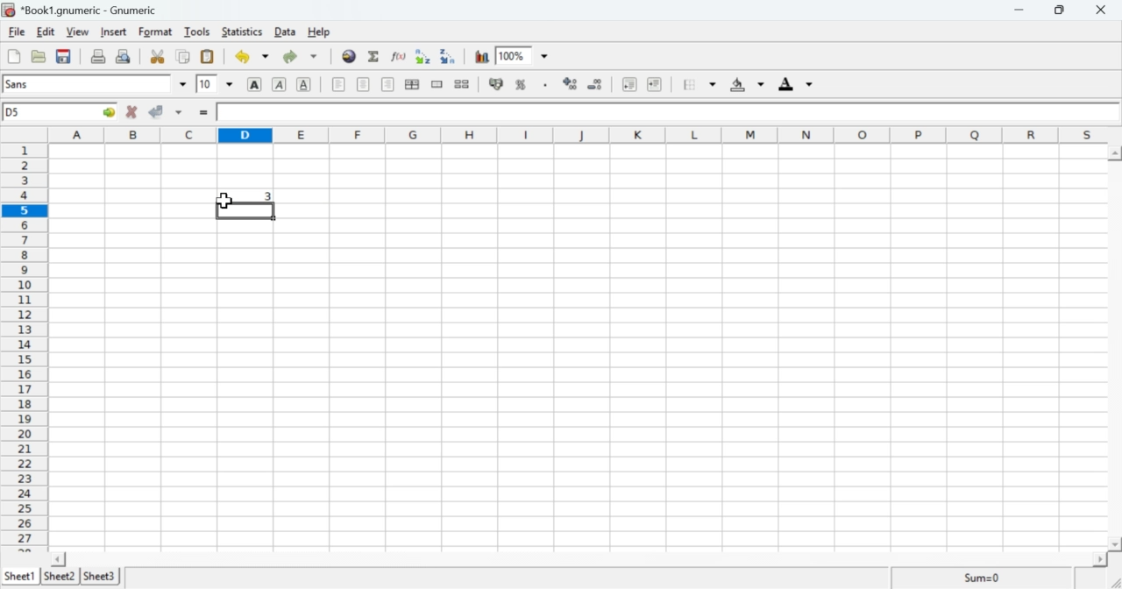 Image resolution: width=1122 pixels, height=589 pixels. I want to click on Merge cells, so click(437, 84).